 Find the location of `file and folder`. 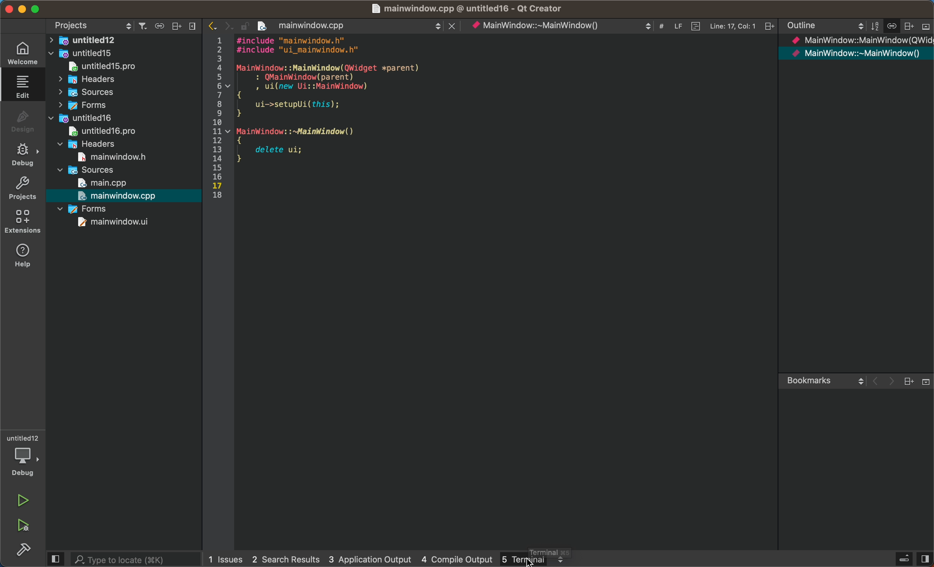

file and folder is located at coordinates (127, 80).